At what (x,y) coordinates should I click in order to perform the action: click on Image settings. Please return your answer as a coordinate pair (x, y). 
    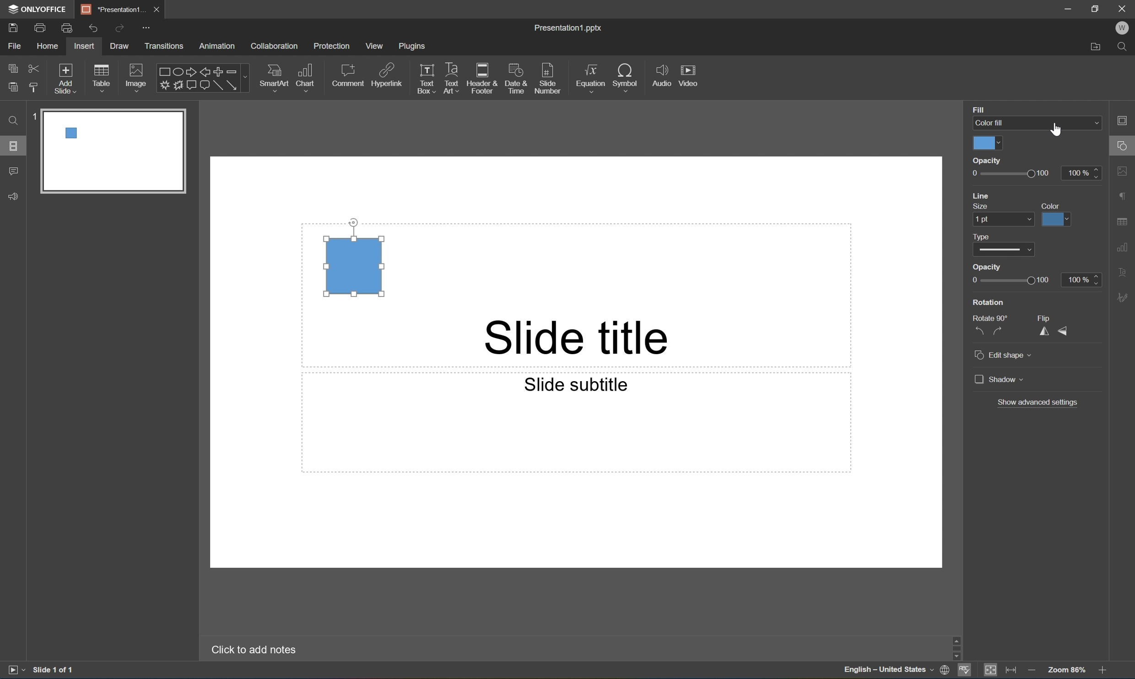
    Looking at the image, I should click on (1125, 169).